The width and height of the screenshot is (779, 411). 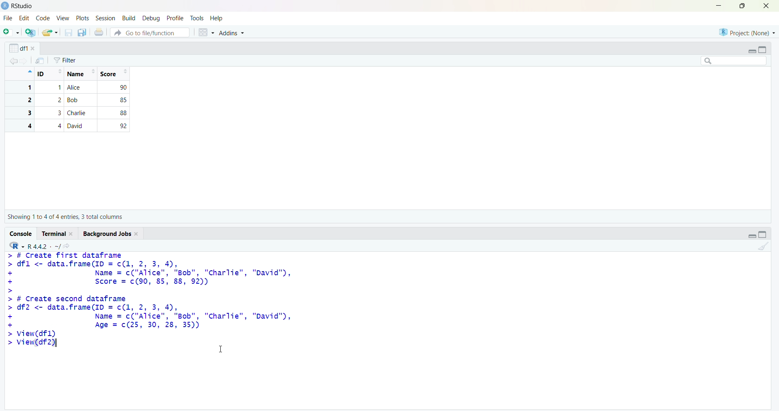 I want to click on print, so click(x=99, y=32).